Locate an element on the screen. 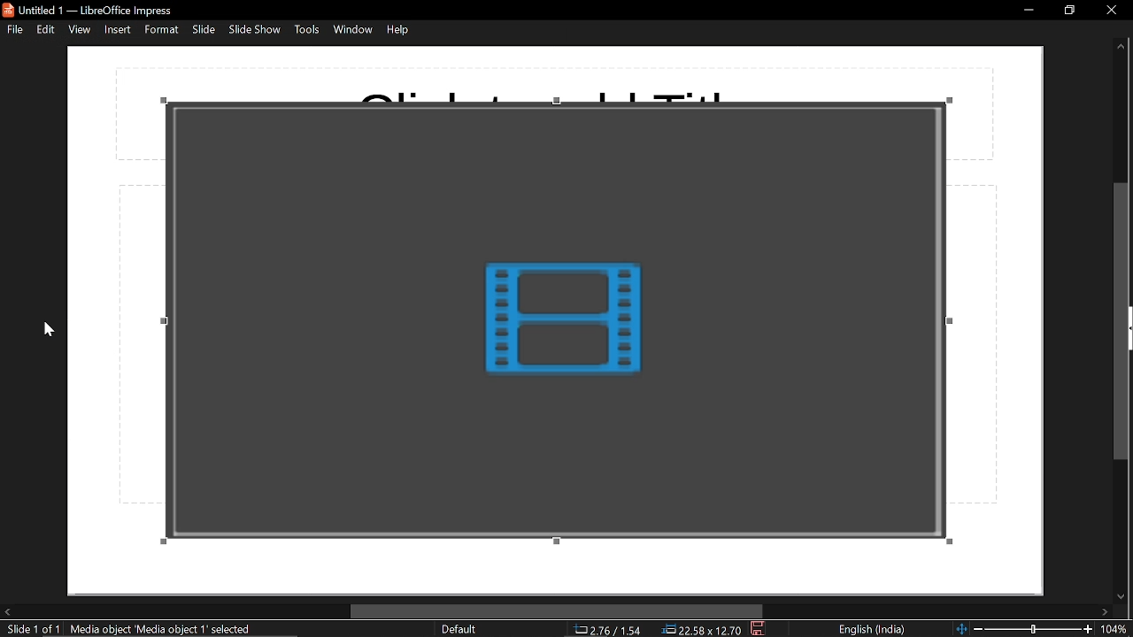 The image size is (1133, 637). edit is located at coordinates (46, 29).